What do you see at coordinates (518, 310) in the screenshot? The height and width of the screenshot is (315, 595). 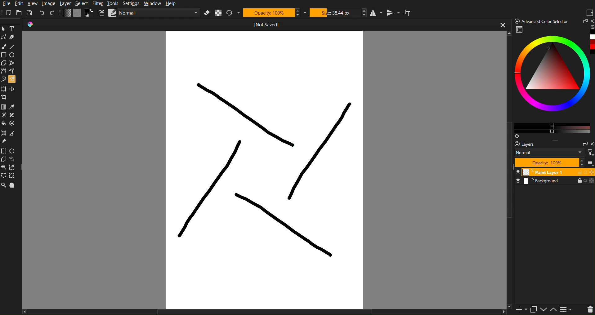 I see `add` at bounding box center [518, 310].